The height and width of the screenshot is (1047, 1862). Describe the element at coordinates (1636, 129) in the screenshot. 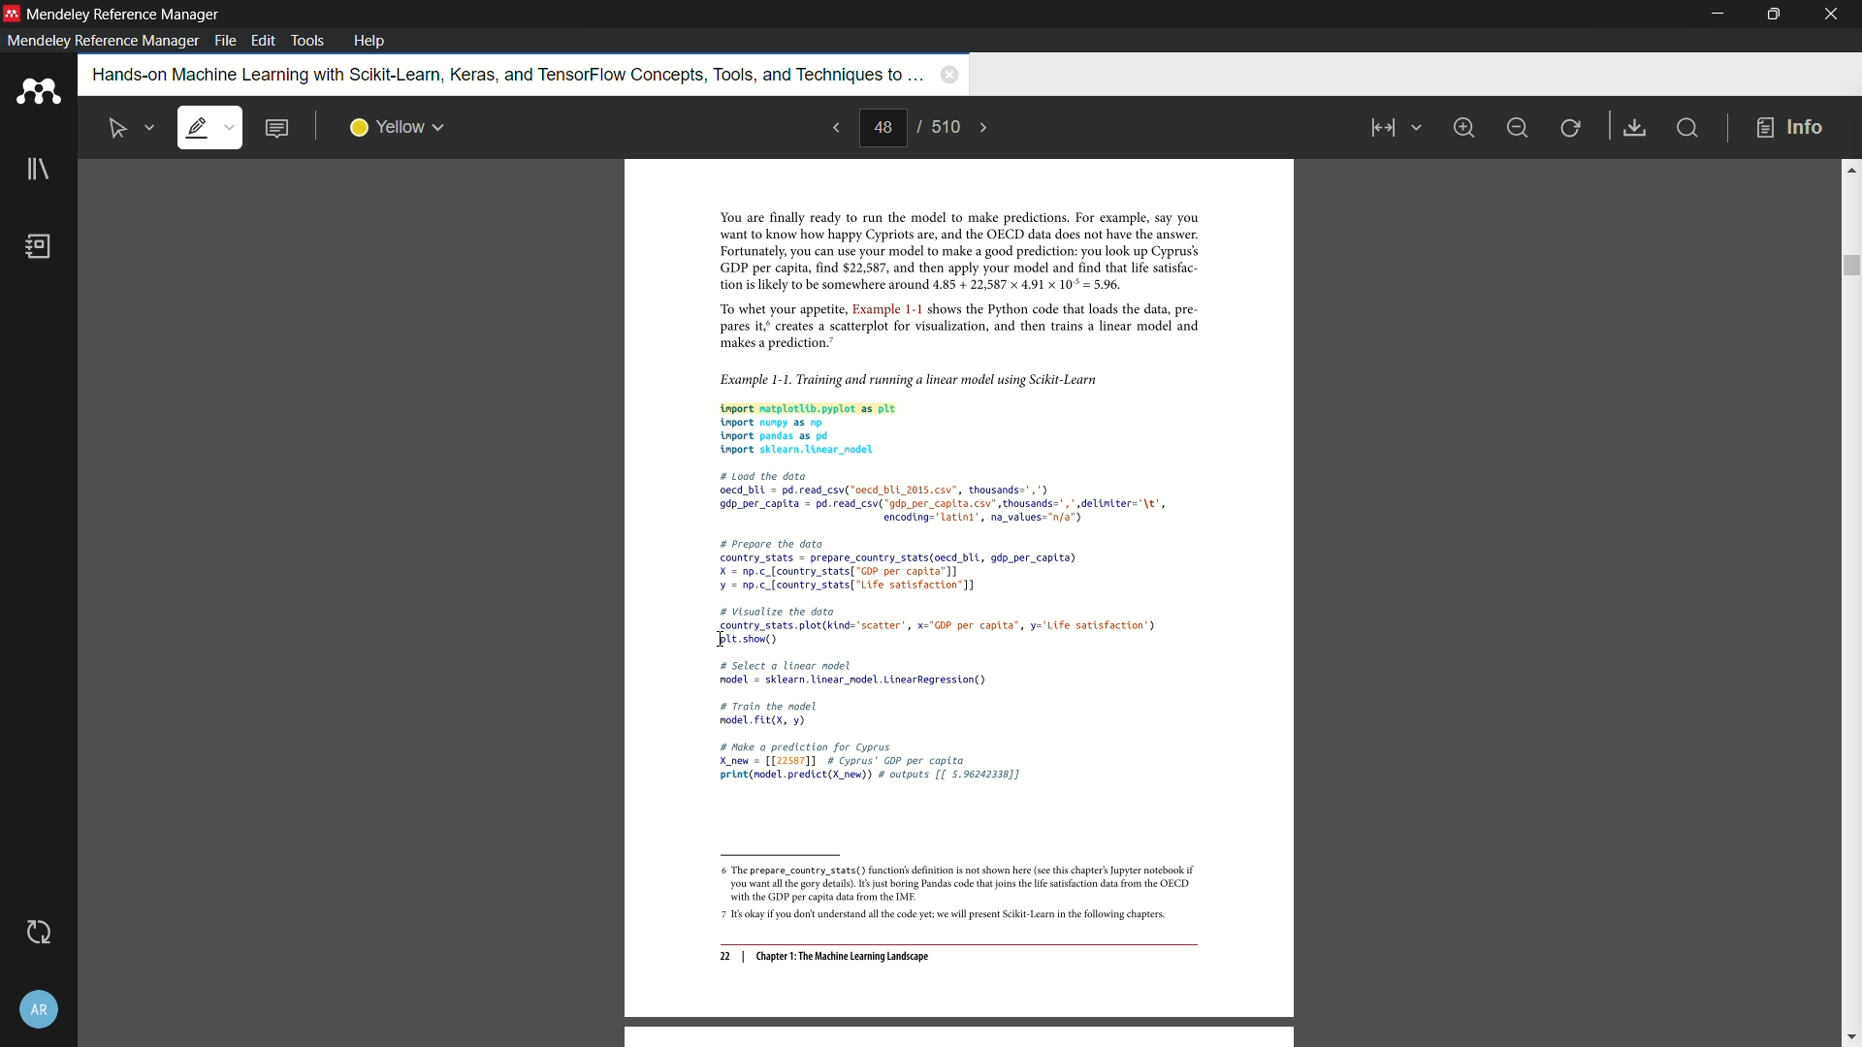

I see `save` at that location.